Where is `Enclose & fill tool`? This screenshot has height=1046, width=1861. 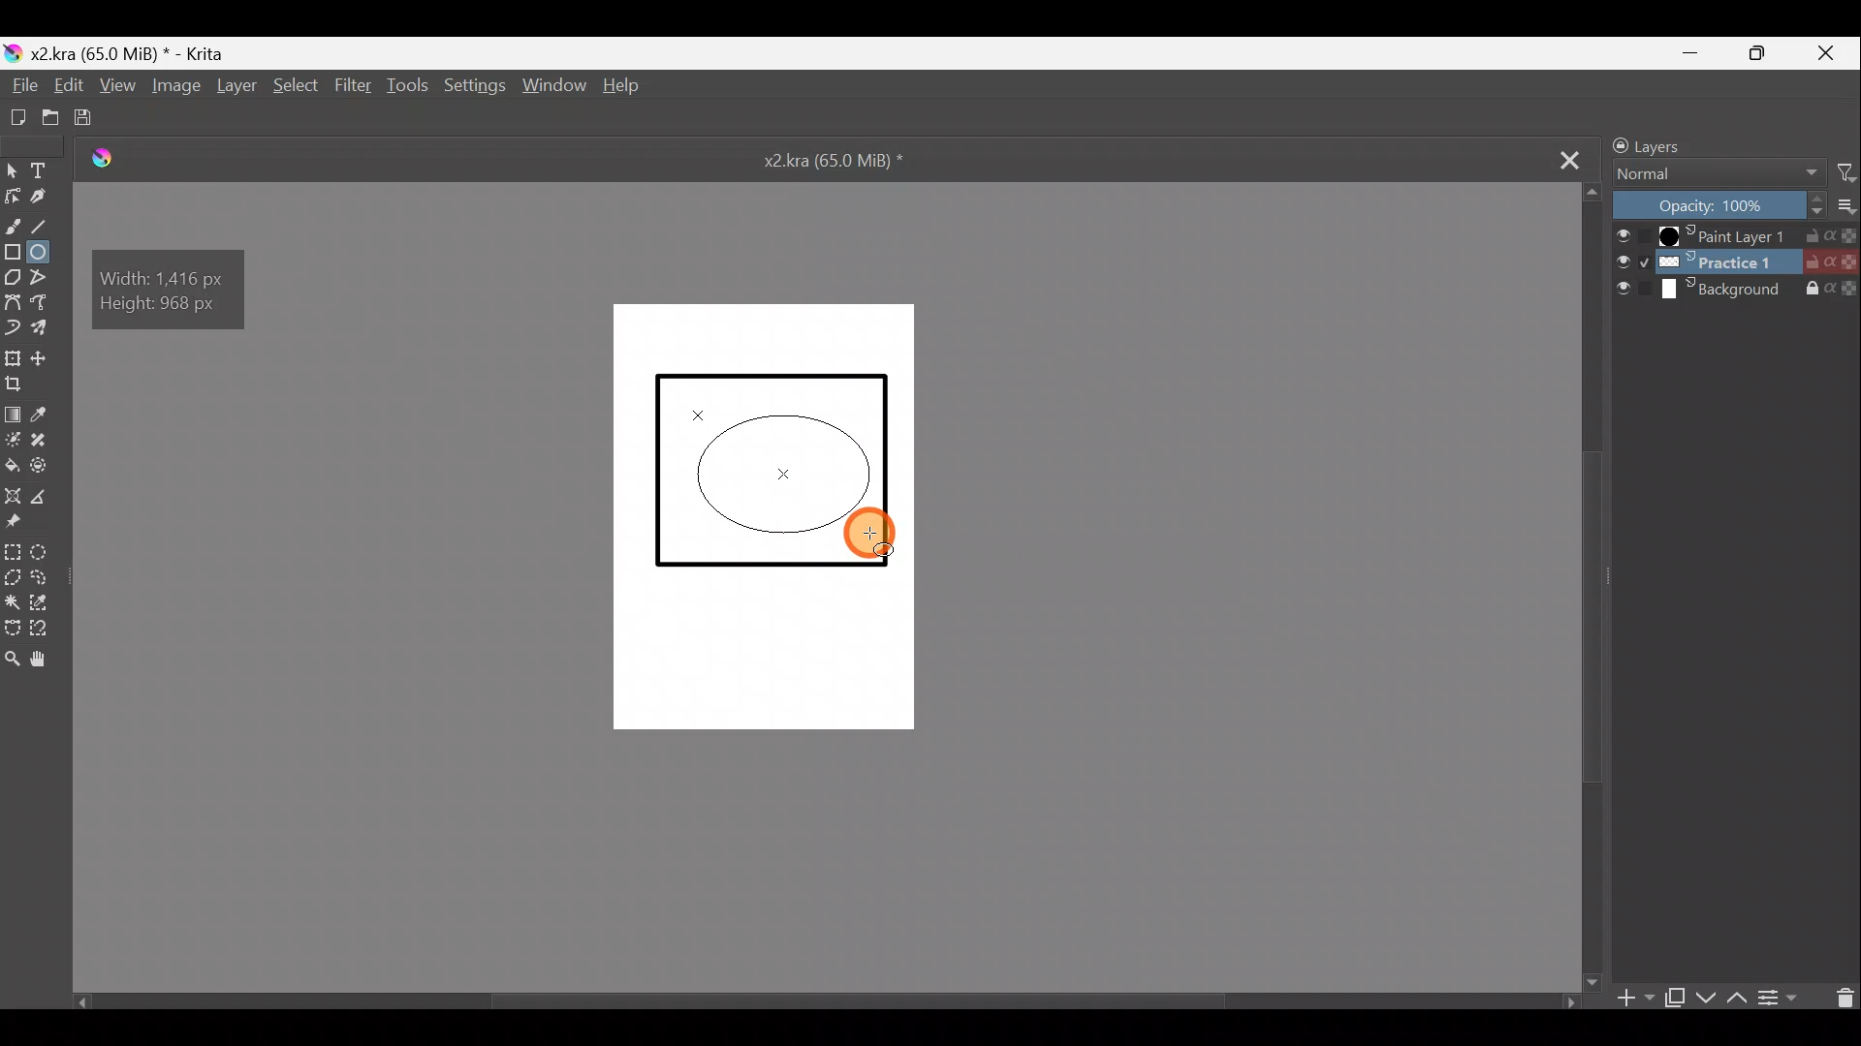
Enclose & fill tool is located at coordinates (44, 466).